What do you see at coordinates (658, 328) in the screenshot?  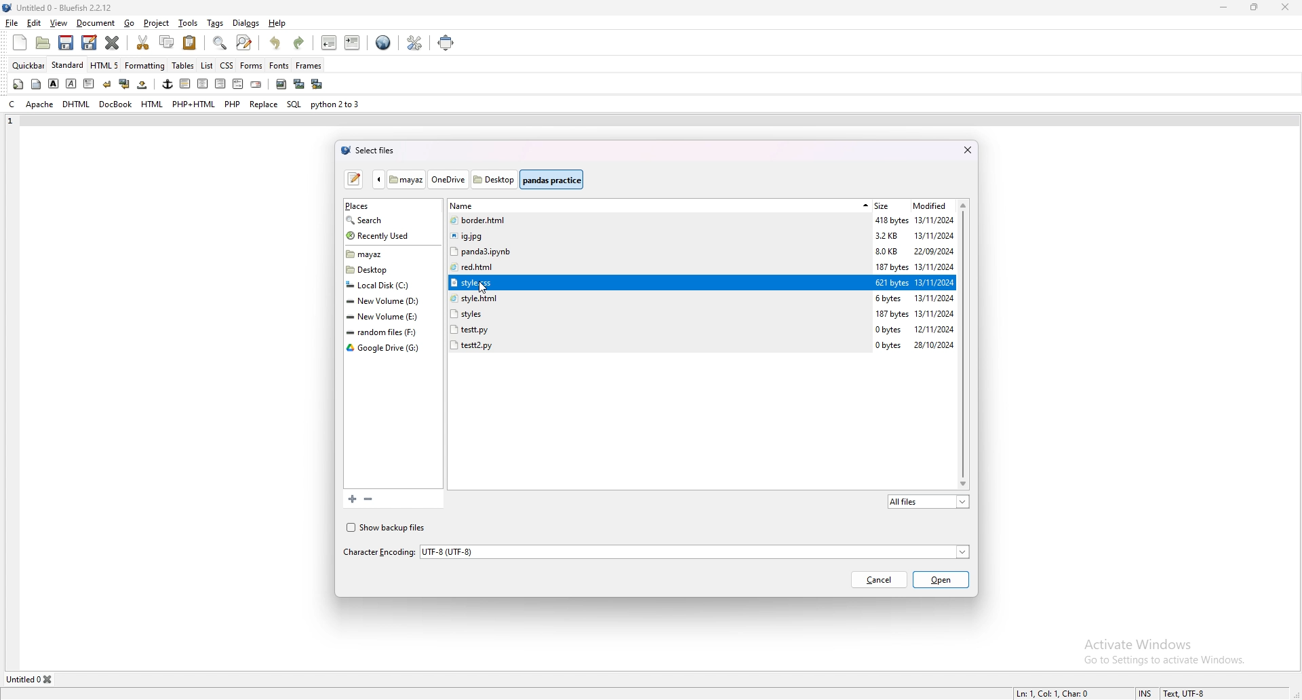 I see `file` at bounding box center [658, 328].